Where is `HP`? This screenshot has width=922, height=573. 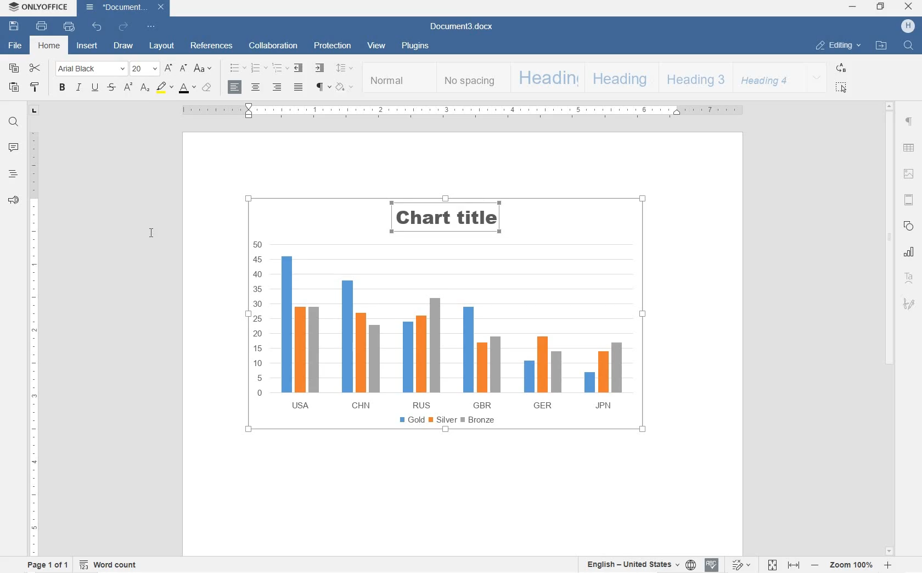 HP is located at coordinates (907, 26).